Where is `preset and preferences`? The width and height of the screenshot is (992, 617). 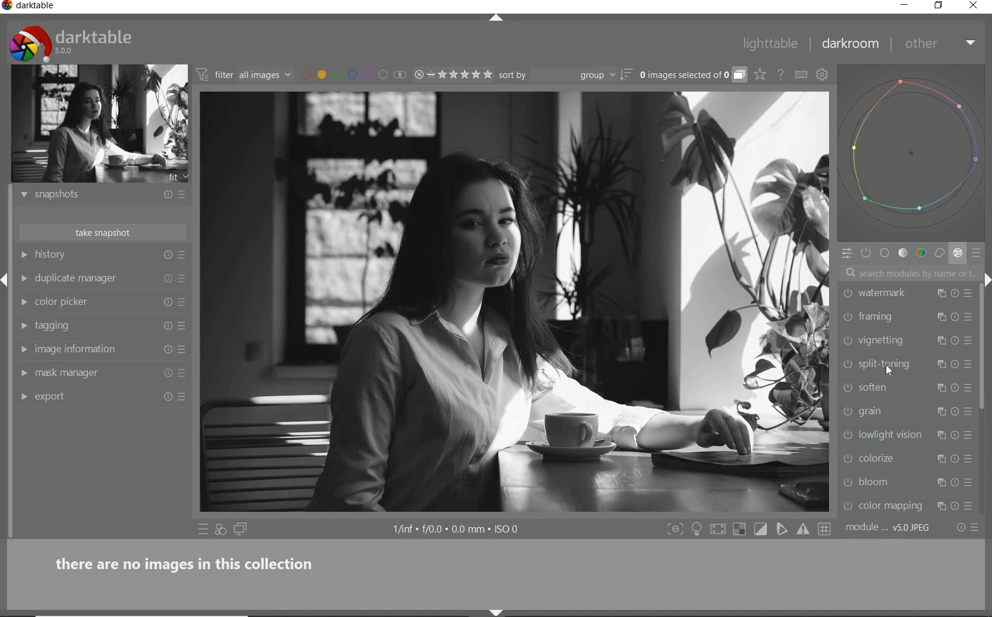
preset and preferences is located at coordinates (968, 295).